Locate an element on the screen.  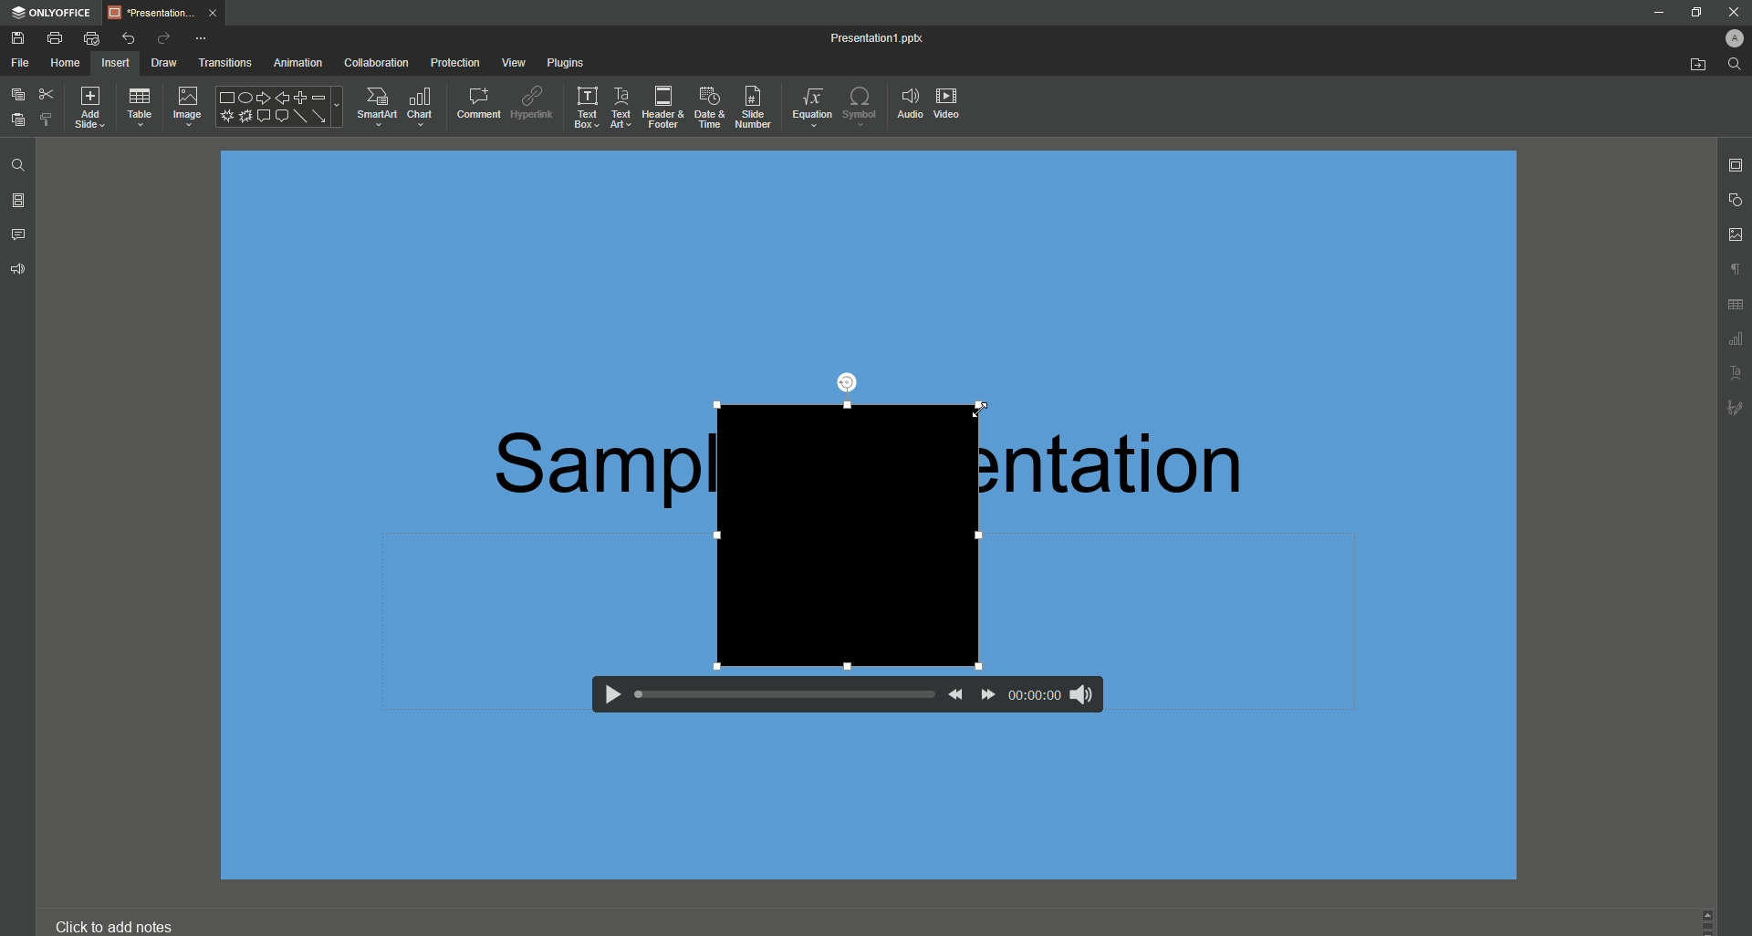
Redo is located at coordinates (162, 38).